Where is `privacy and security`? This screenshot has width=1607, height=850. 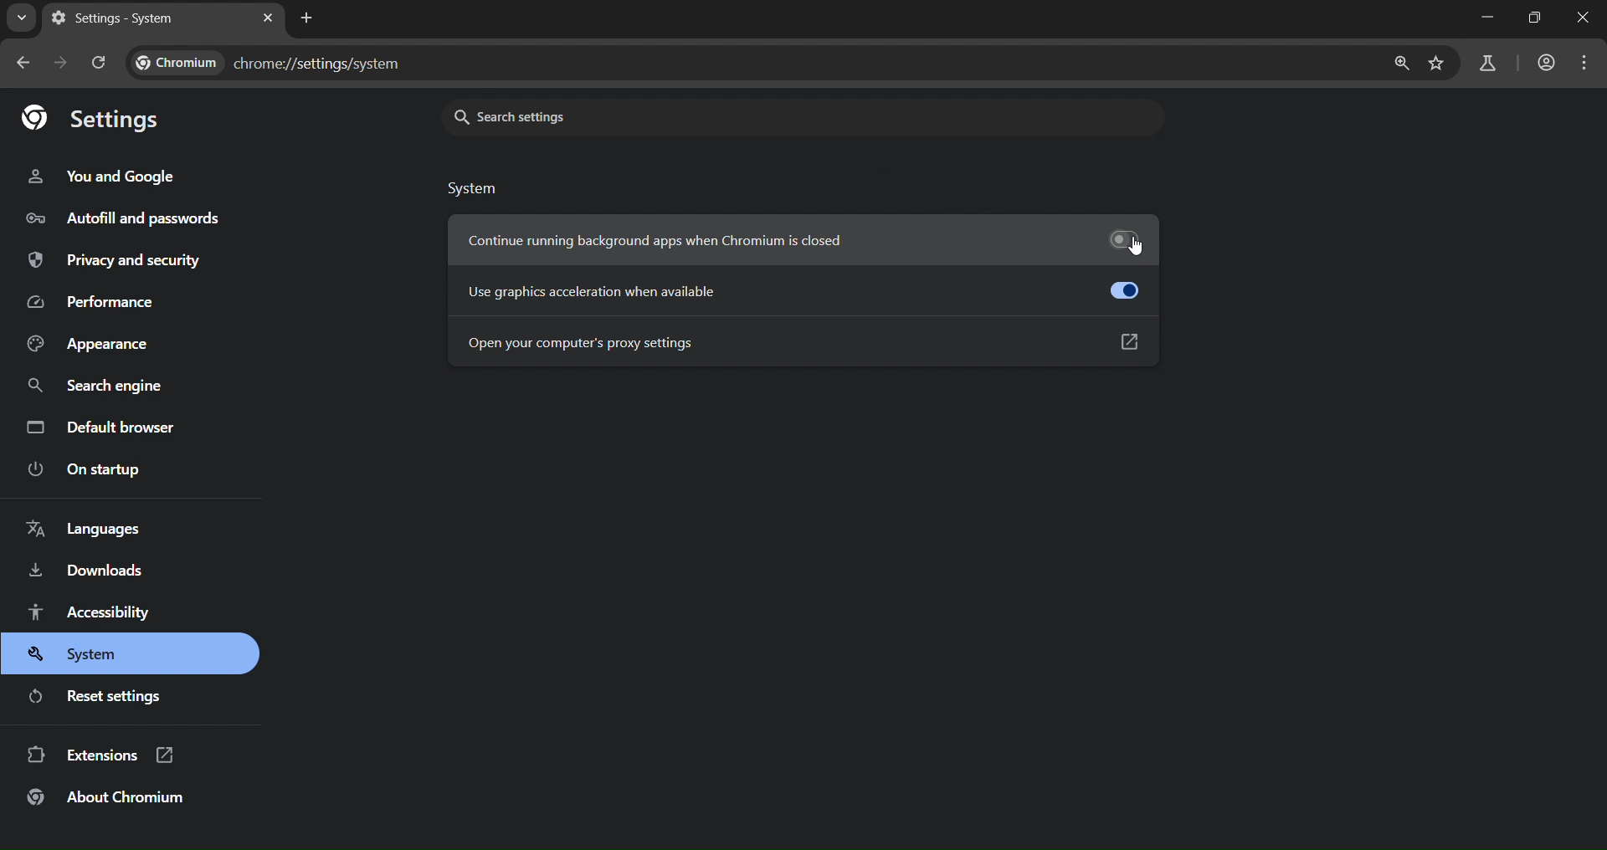
privacy and security is located at coordinates (125, 260).